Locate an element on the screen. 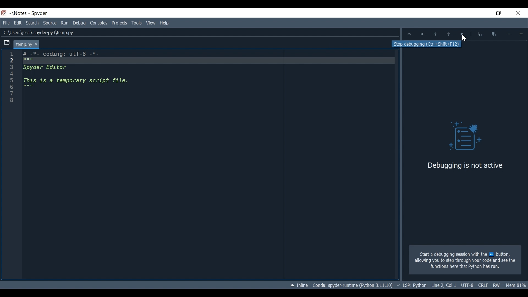  Debug is located at coordinates (79, 23).